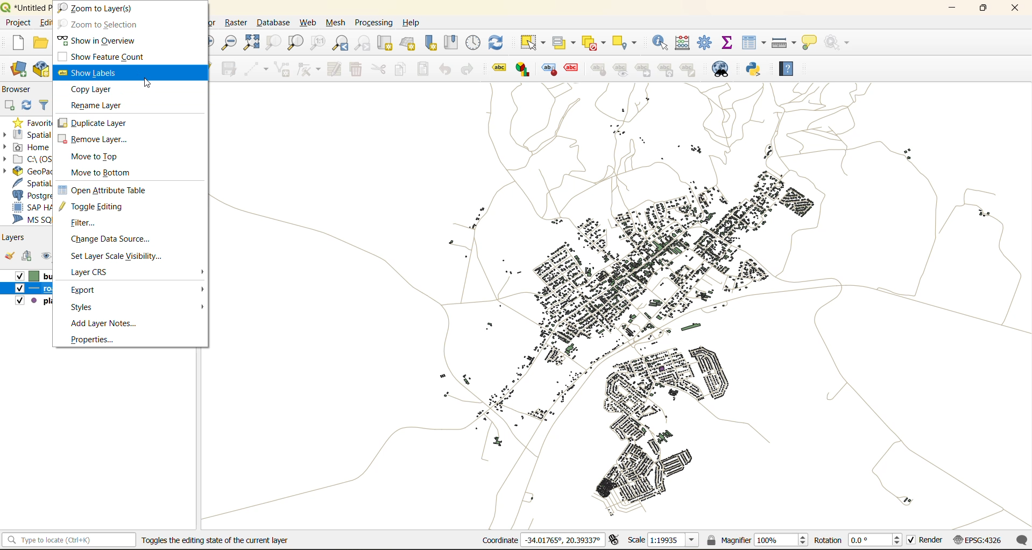 The height and width of the screenshot is (550, 1032). I want to click on remove layer, so click(98, 140).